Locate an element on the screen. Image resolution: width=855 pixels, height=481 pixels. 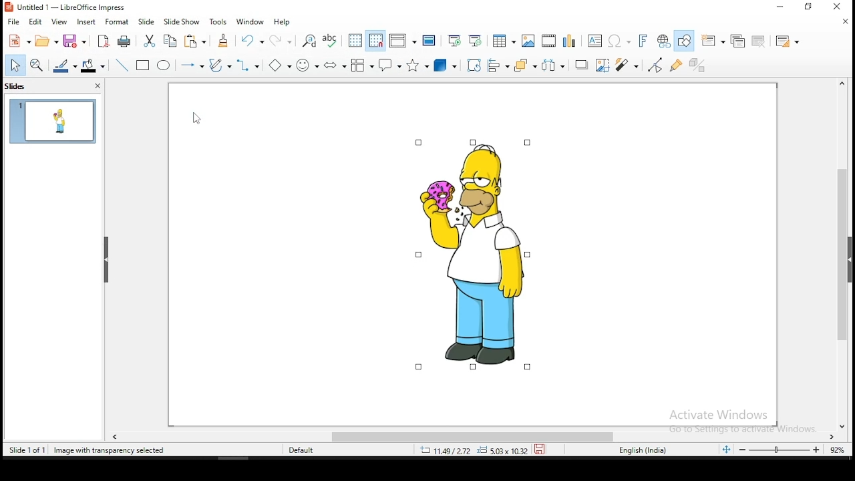
scroll bar is located at coordinates (843, 255).